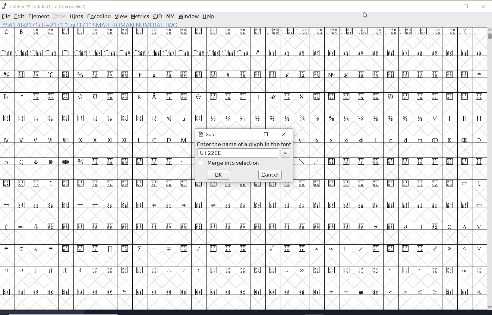 Image resolution: width=492 pixels, height=315 pixels. What do you see at coordinates (6, 16) in the screenshot?
I see `FILE` at bounding box center [6, 16].